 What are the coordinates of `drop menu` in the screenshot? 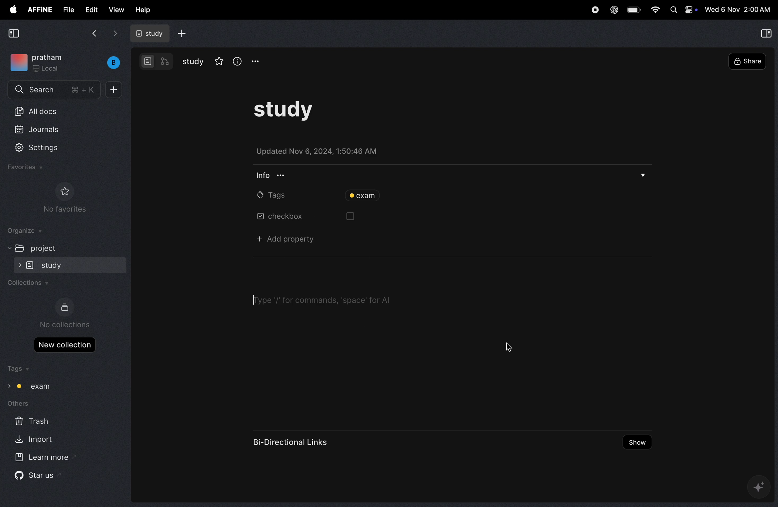 It's located at (641, 175).